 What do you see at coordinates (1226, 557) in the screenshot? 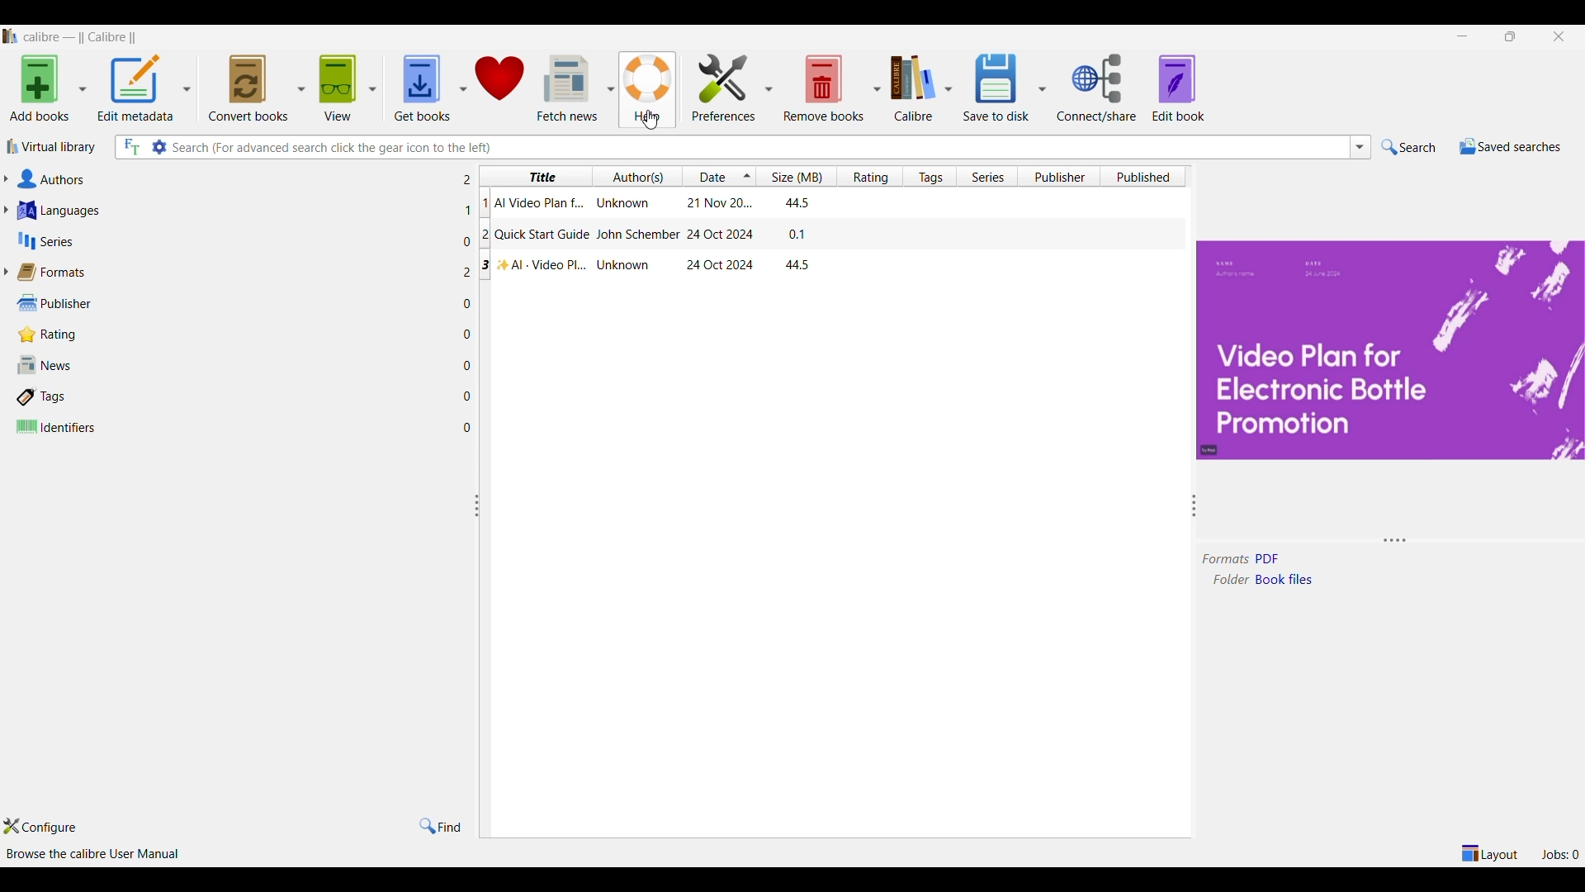
I see `formats` at bounding box center [1226, 557].